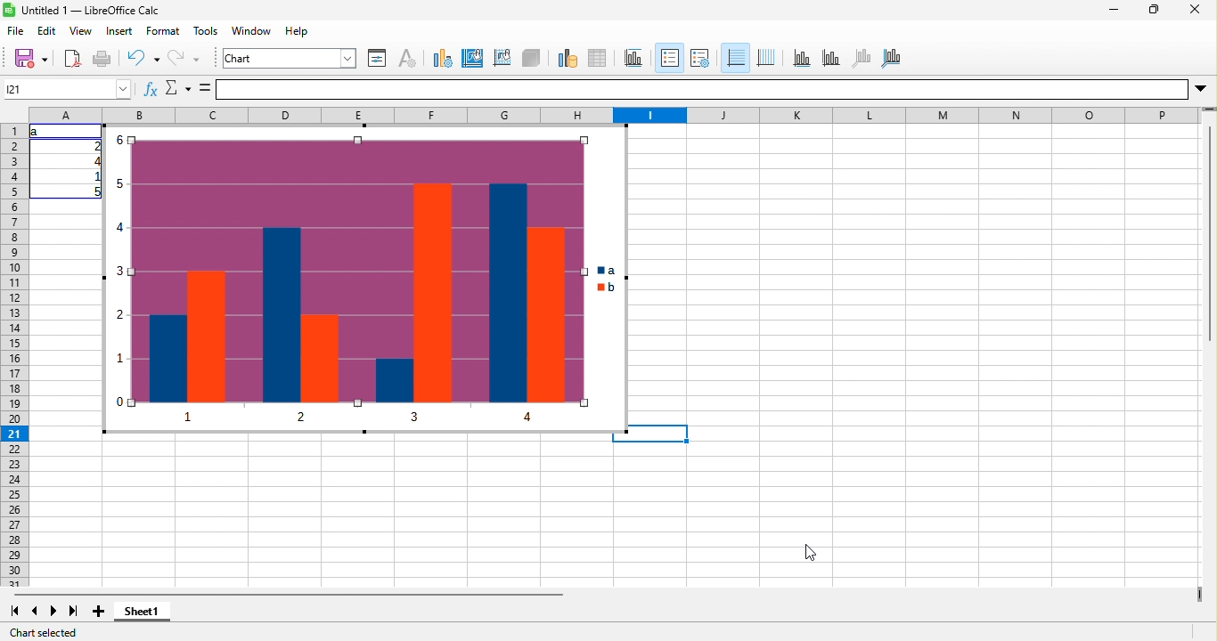  I want to click on edit, so click(47, 30).